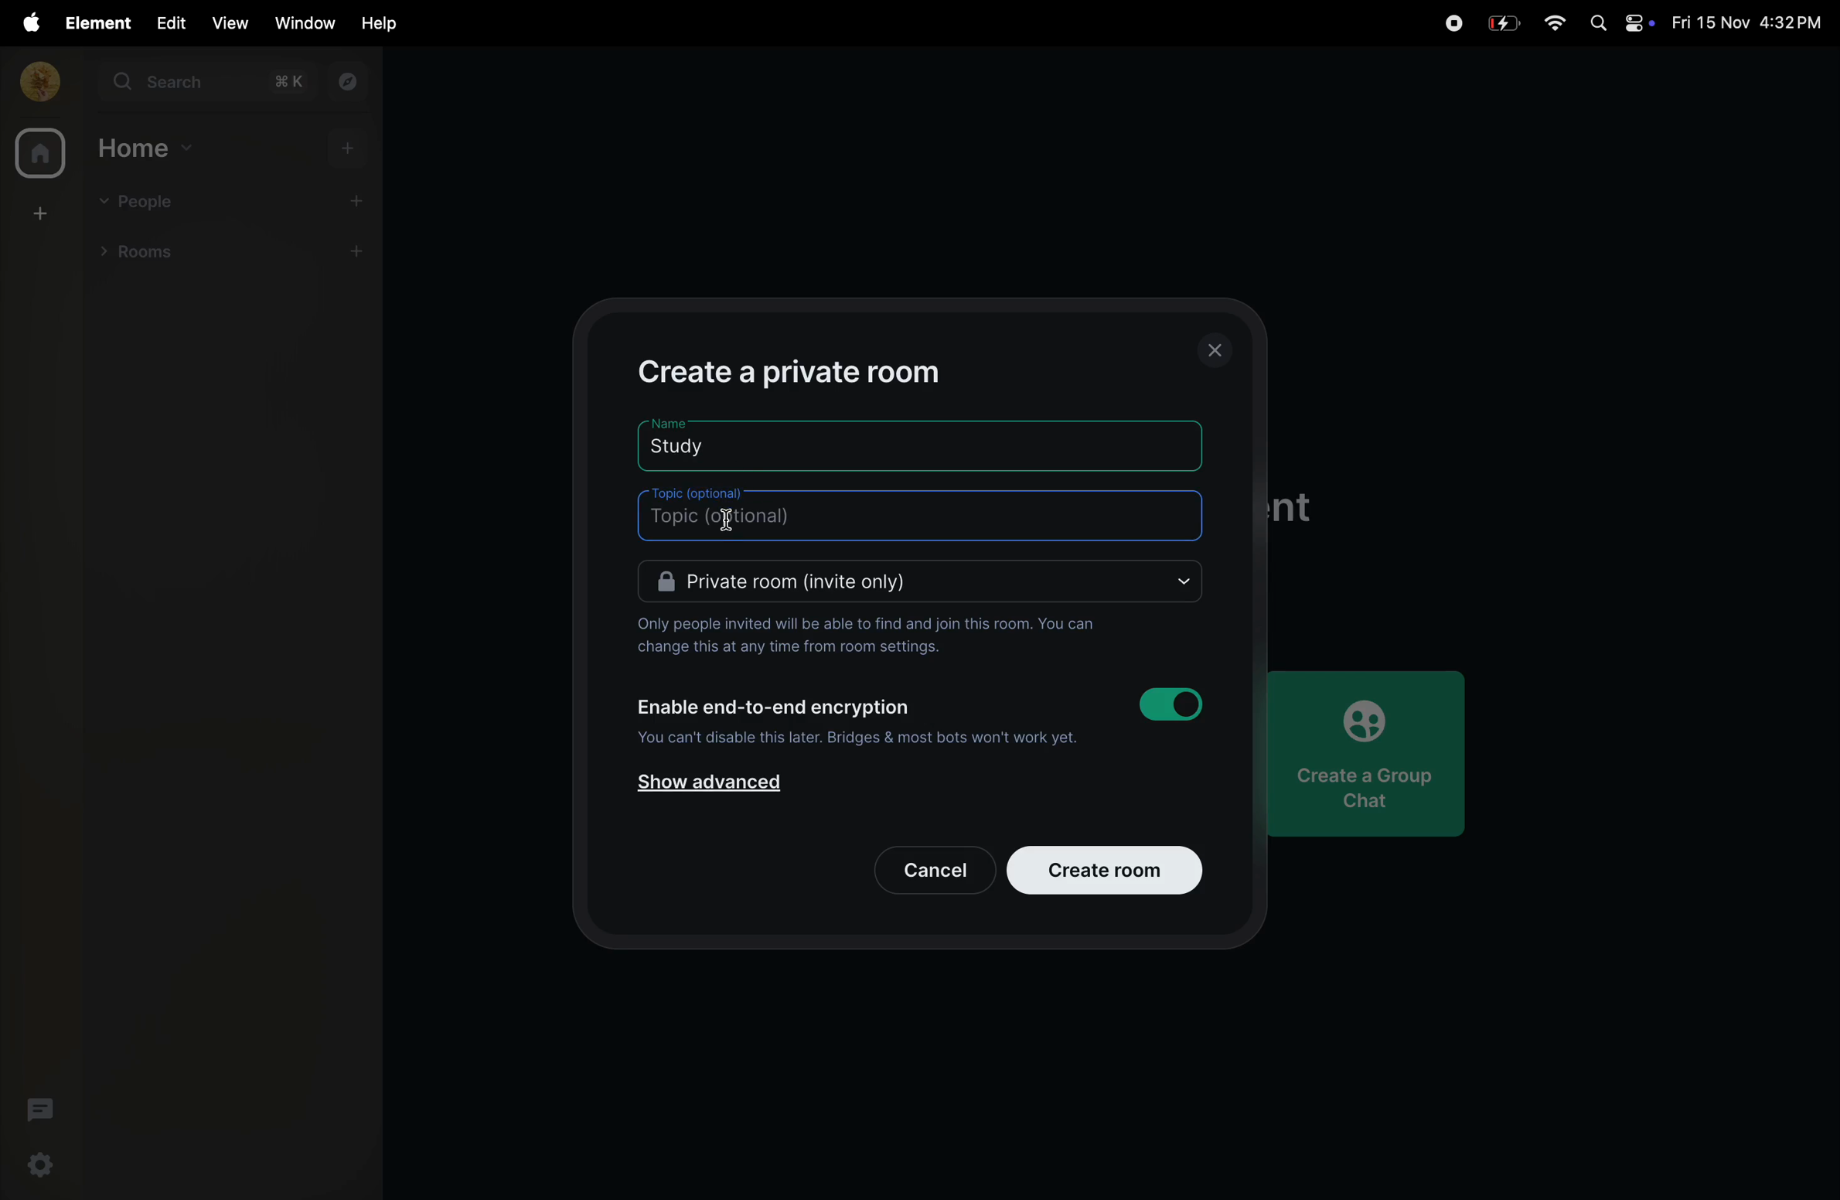 Image resolution: width=1840 pixels, height=1200 pixels. What do you see at coordinates (1554, 24) in the screenshot?
I see `wifi` at bounding box center [1554, 24].